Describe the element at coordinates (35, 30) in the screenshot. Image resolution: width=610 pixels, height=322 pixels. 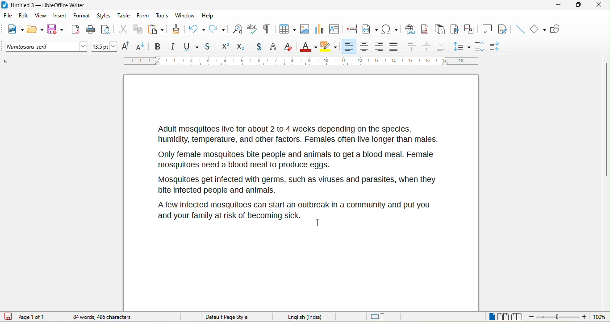
I see `open` at that location.